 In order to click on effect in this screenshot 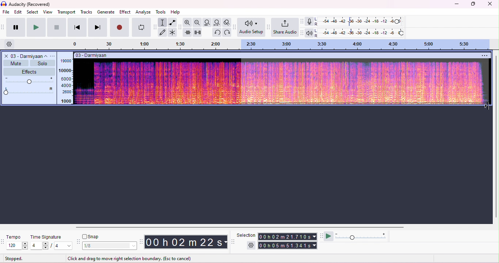, I will do `click(125, 12)`.